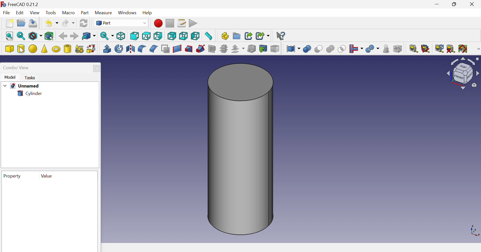 This screenshot has width=481, height=252. What do you see at coordinates (20, 3) in the screenshot?
I see `FREECAD 0.21.2` at bounding box center [20, 3].